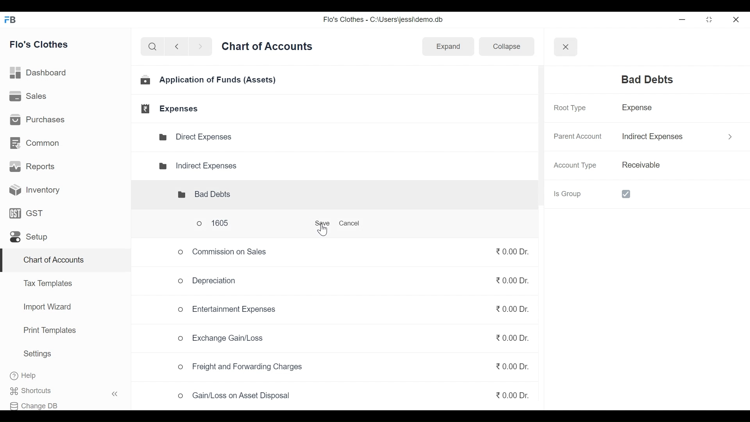 The height and width of the screenshot is (422, 750). I want to click on Change DB, so click(38, 404).